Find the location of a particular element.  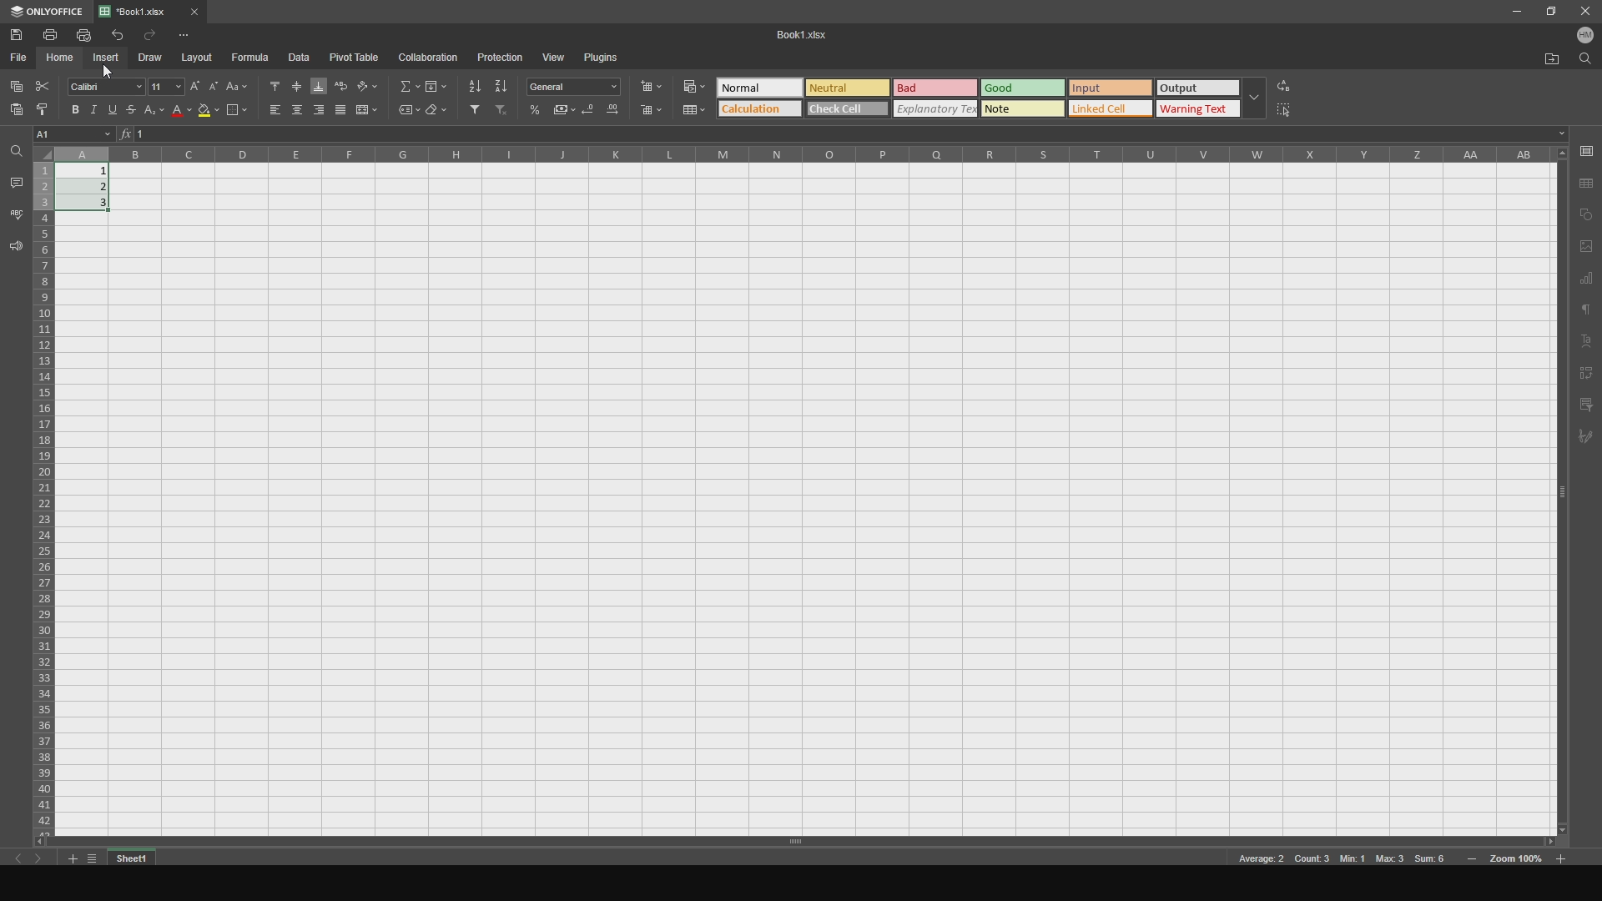

page is located at coordinates (1586, 246).